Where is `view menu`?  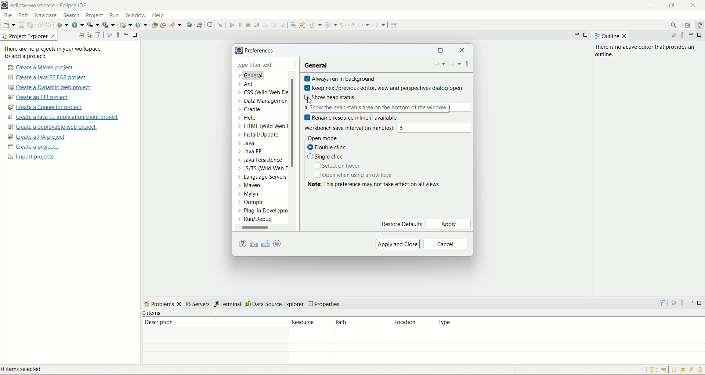 view menu is located at coordinates (116, 36).